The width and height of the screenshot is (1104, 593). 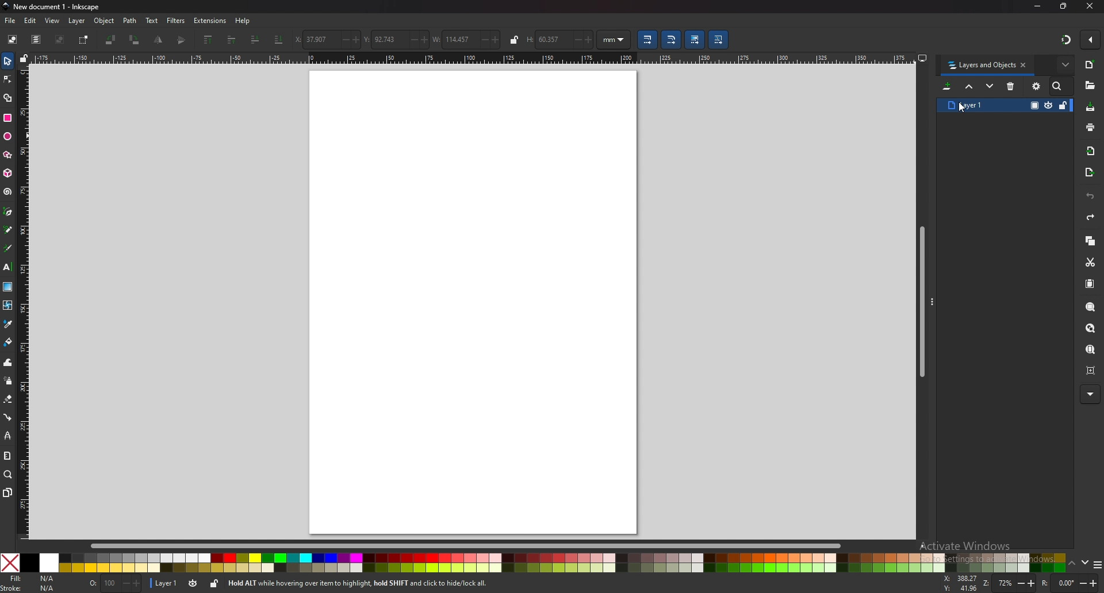 What do you see at coordinates (496, 40) in the screenshot?
I see `increase` at bounding box center [496, 40].